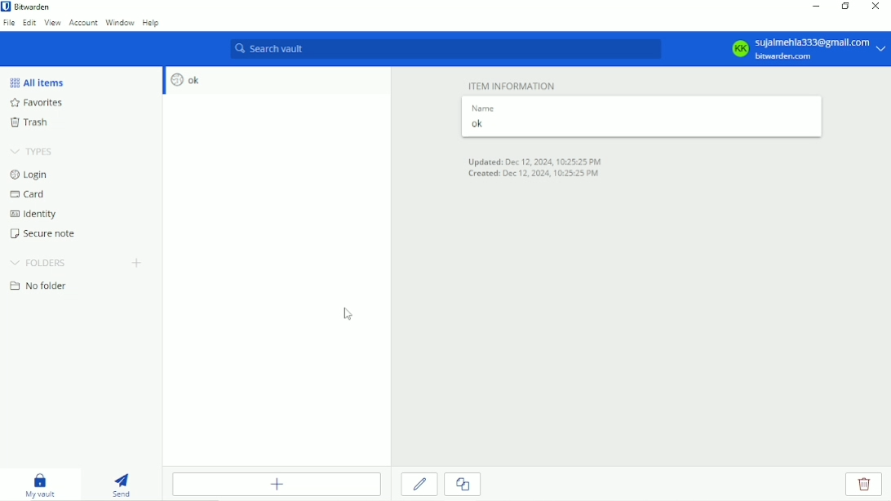 The height and width of the screenshot is (501, 891). I want to click on Types, so click(33, 153).